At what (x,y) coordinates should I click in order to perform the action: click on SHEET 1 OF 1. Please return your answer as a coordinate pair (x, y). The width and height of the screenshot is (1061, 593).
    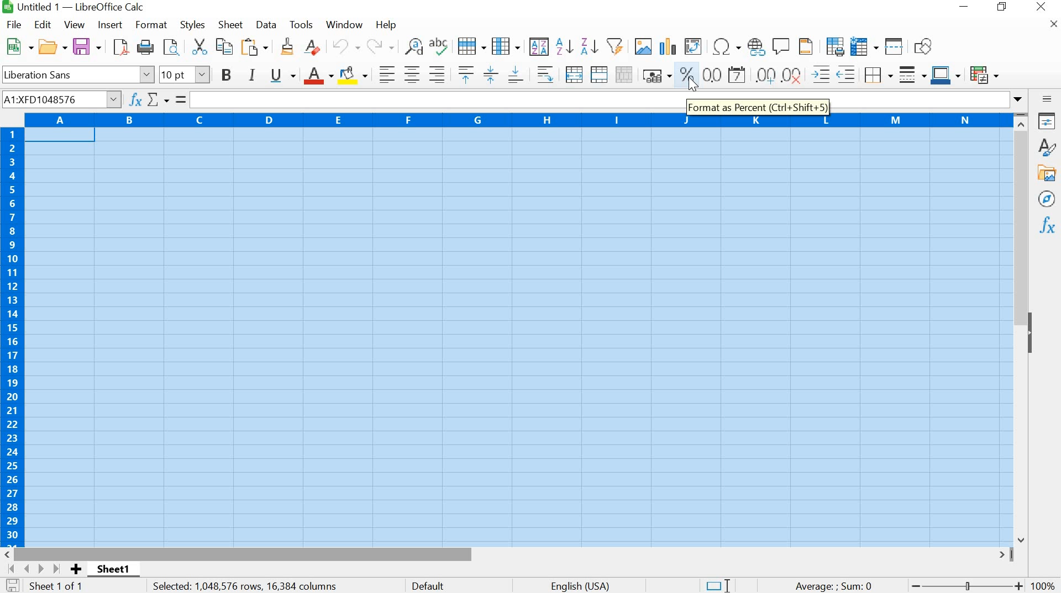
    Looking at the image, I should click on (59, 585).